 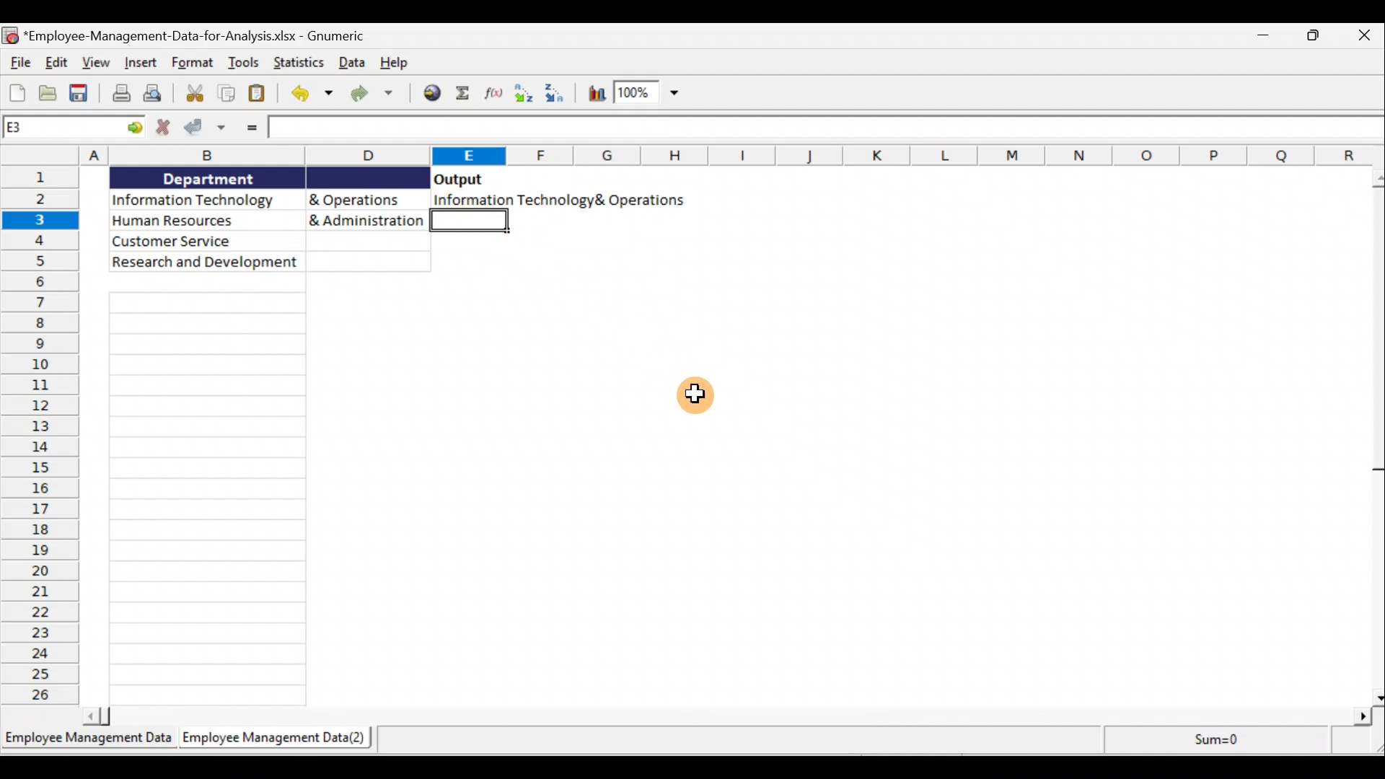 What do you see at coordinates (89, 743) in the screenshot?
I see `Sheet 1` at bounding box center [89, 743].